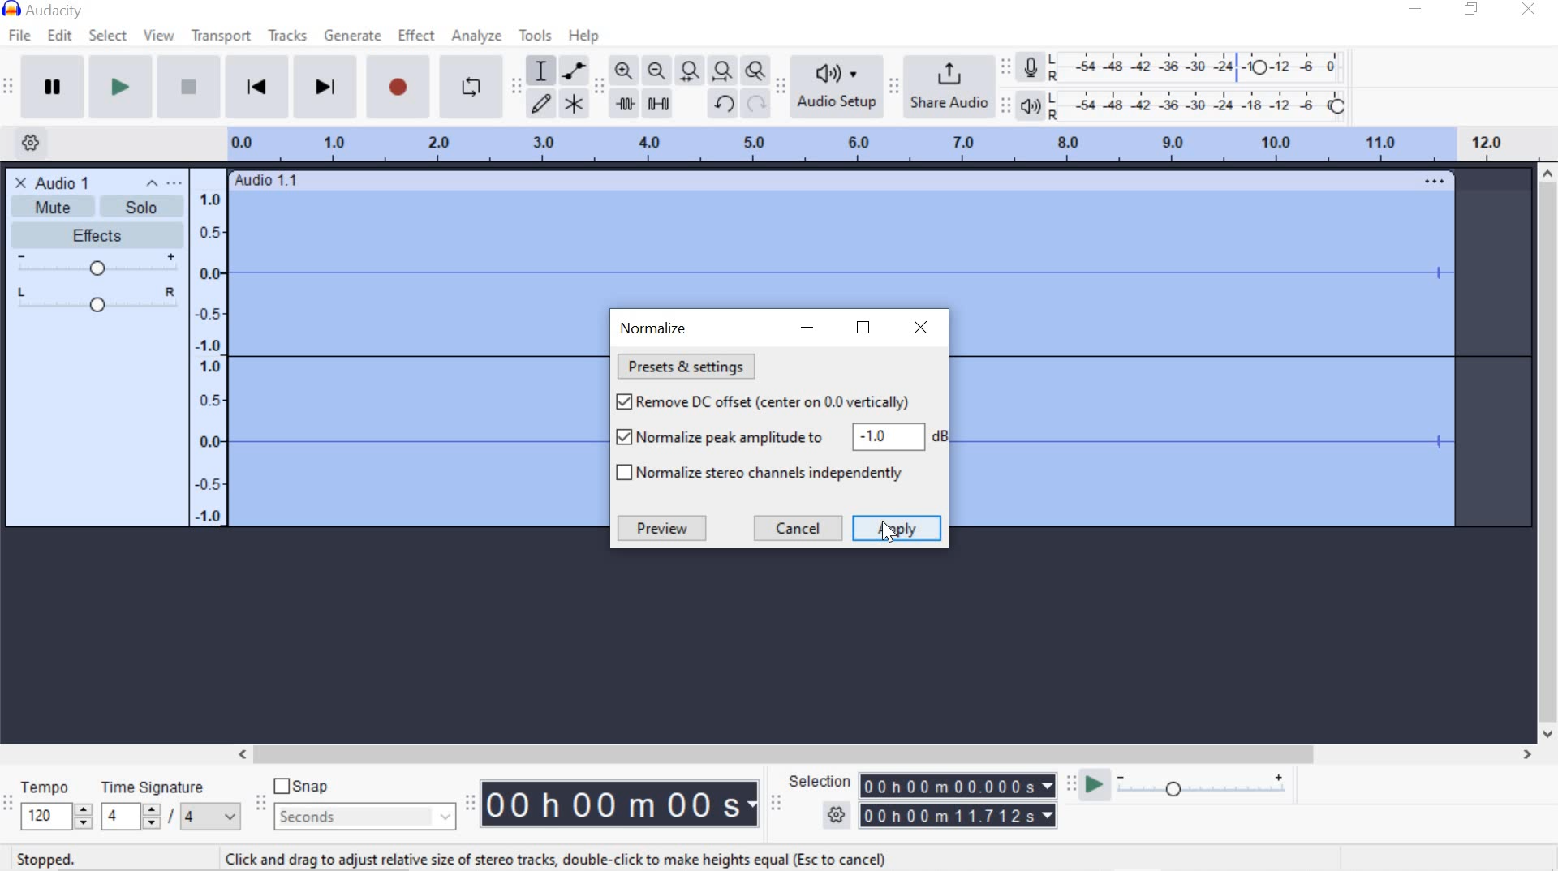 Image resolution: width=1558 pixels, height=871 pixels. I want to click on scrollbar, so click(882, 753).